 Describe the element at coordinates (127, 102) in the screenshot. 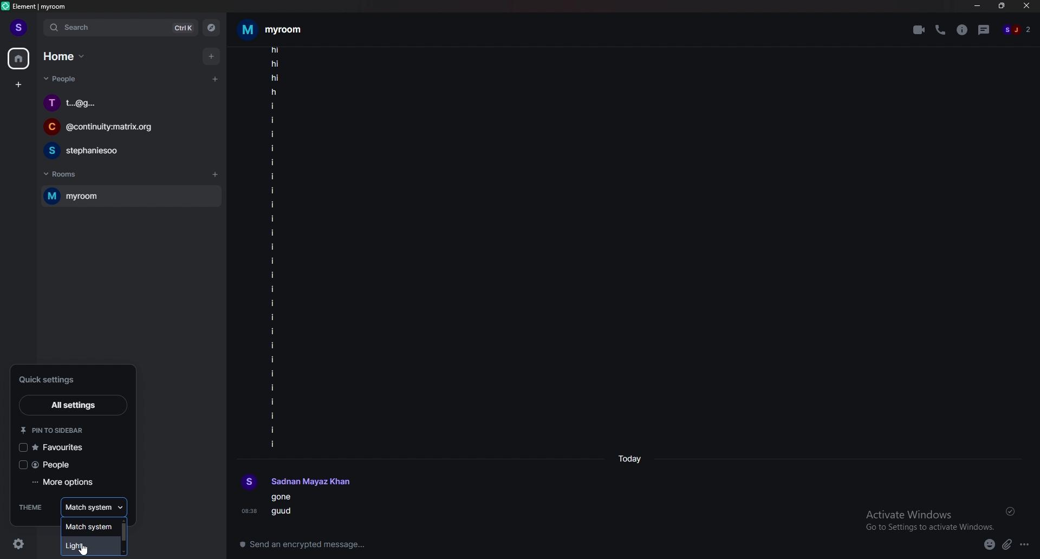

I see `chat` at that location.